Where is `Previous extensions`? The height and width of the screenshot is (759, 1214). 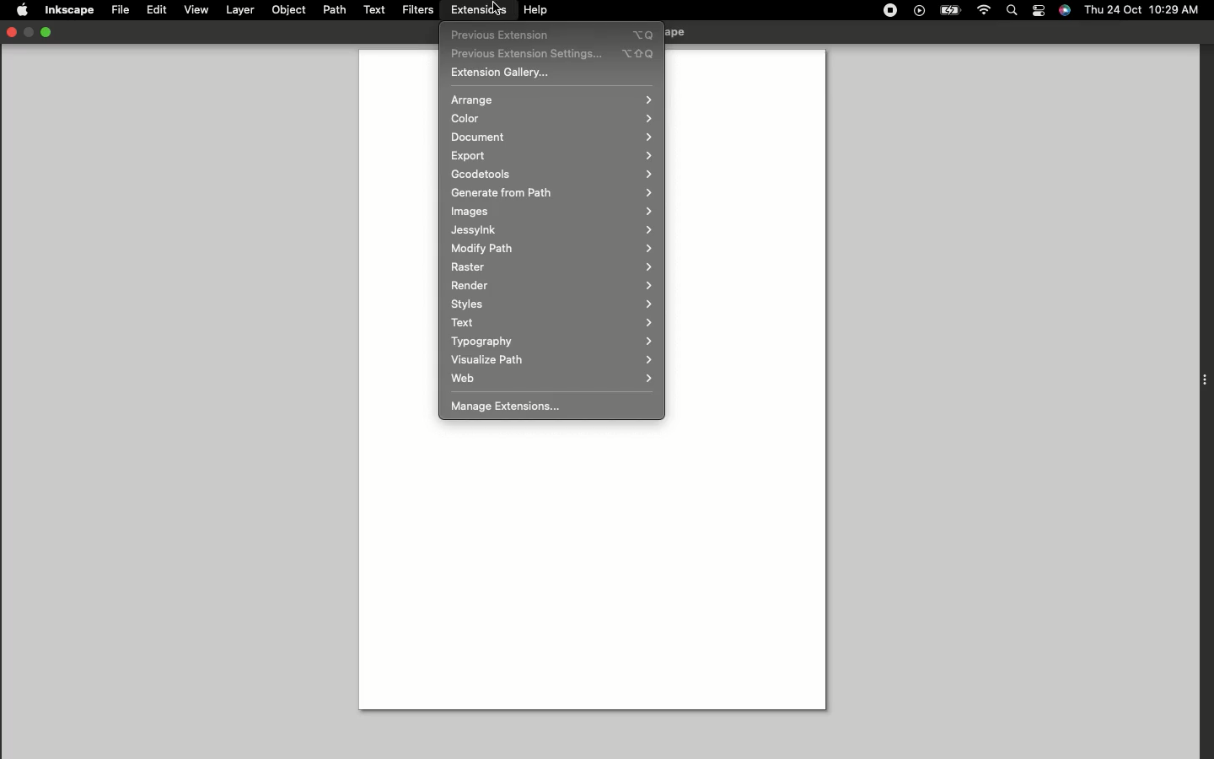 Previous extensions is located at coordinates (552, 35).